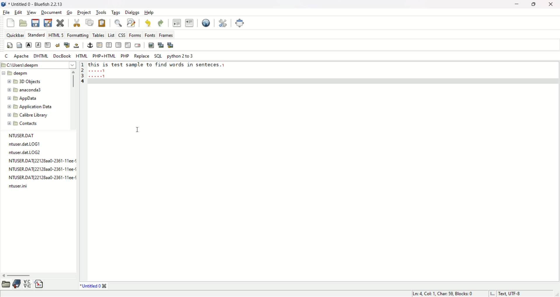 The image size is (560, 297). What do you see at coordinates (240, 23) in the screenshot?
I see `fullscreen` at bounding box center [240, 23].